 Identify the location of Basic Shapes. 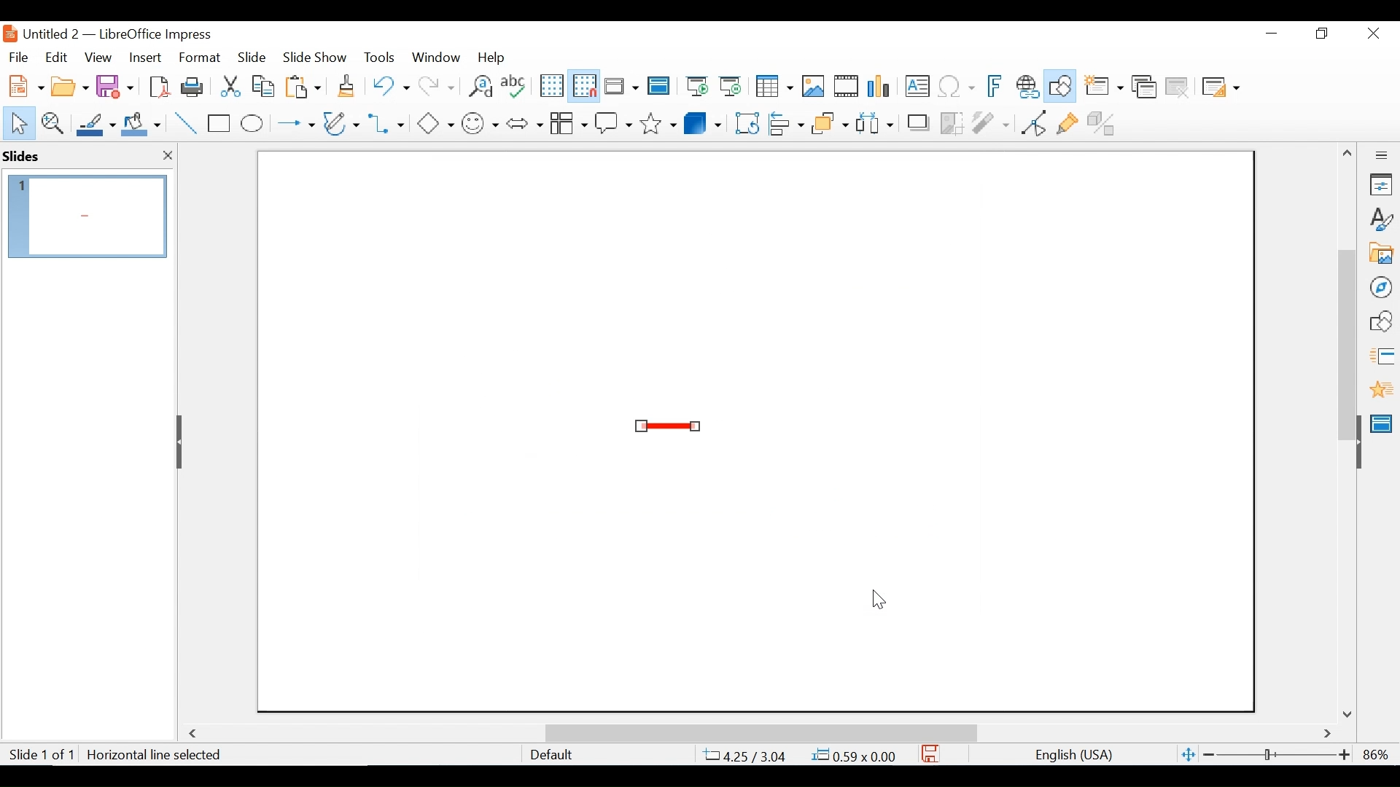
(435, 122).